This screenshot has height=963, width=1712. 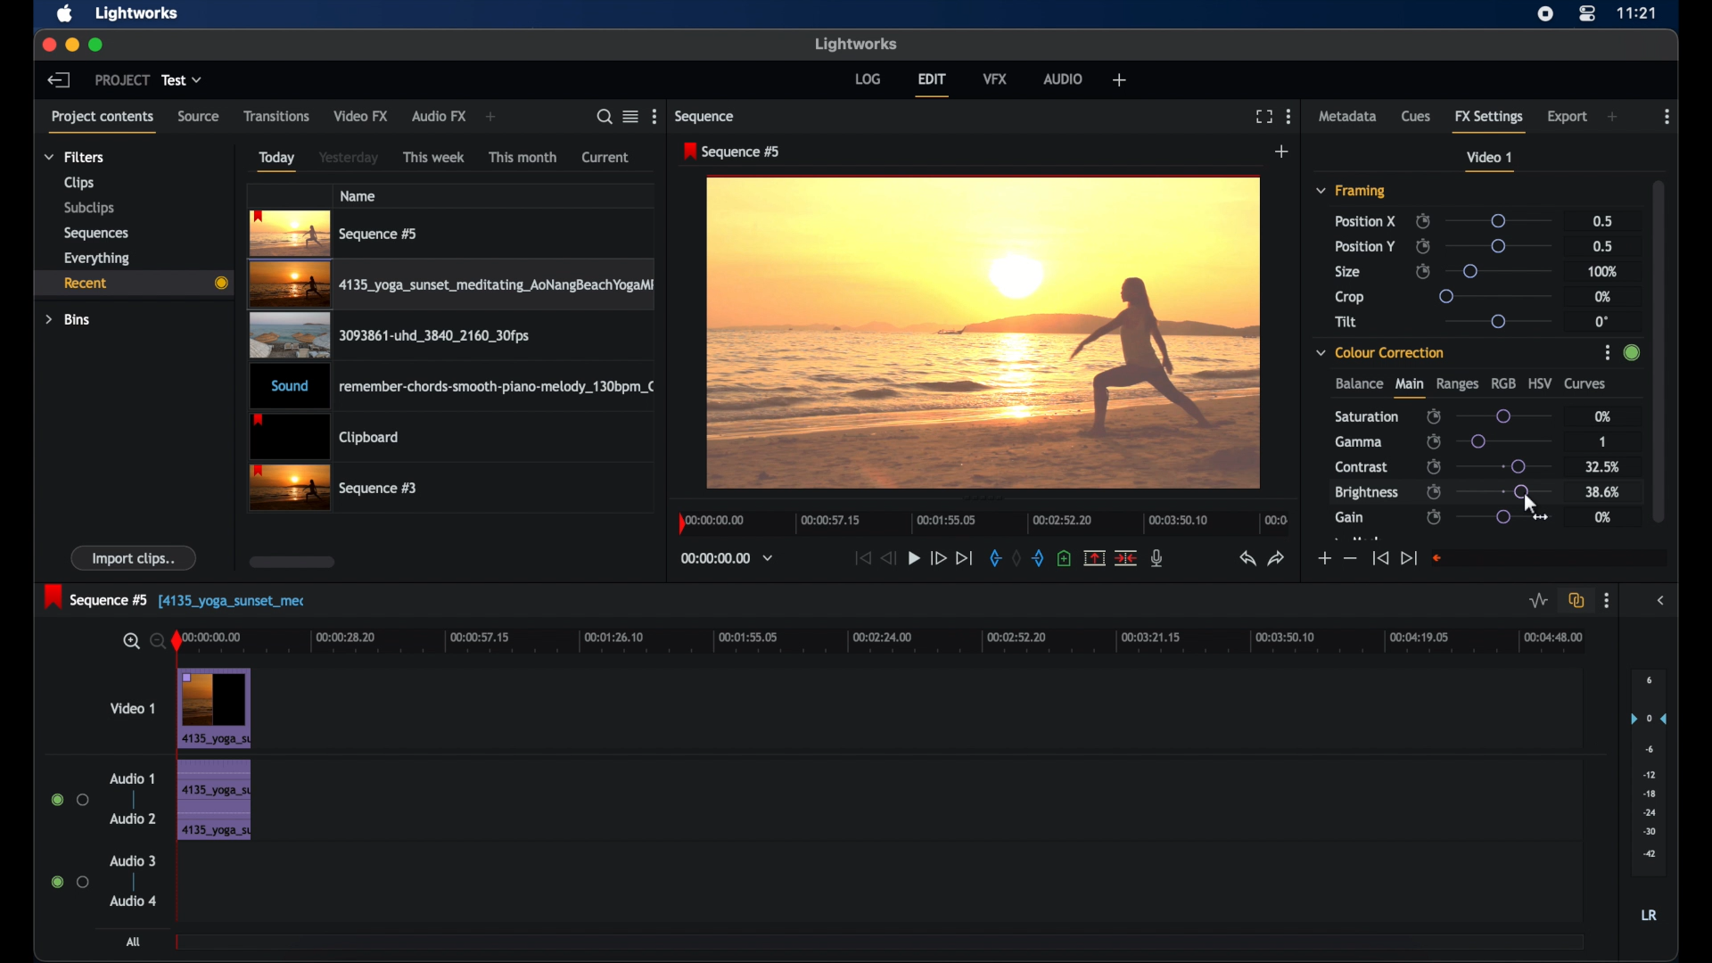 What do you see at coordinates (983, 333) in the screenshot?
I see `video preview` at bounding box center [983, 333].